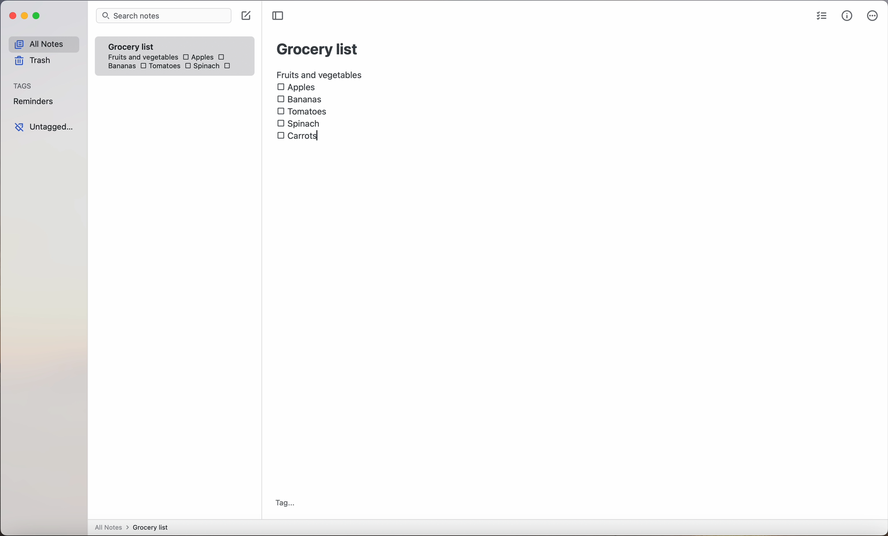 This screenshot has height=536, width=888. I want to click on checkbox, so click(230, 67).